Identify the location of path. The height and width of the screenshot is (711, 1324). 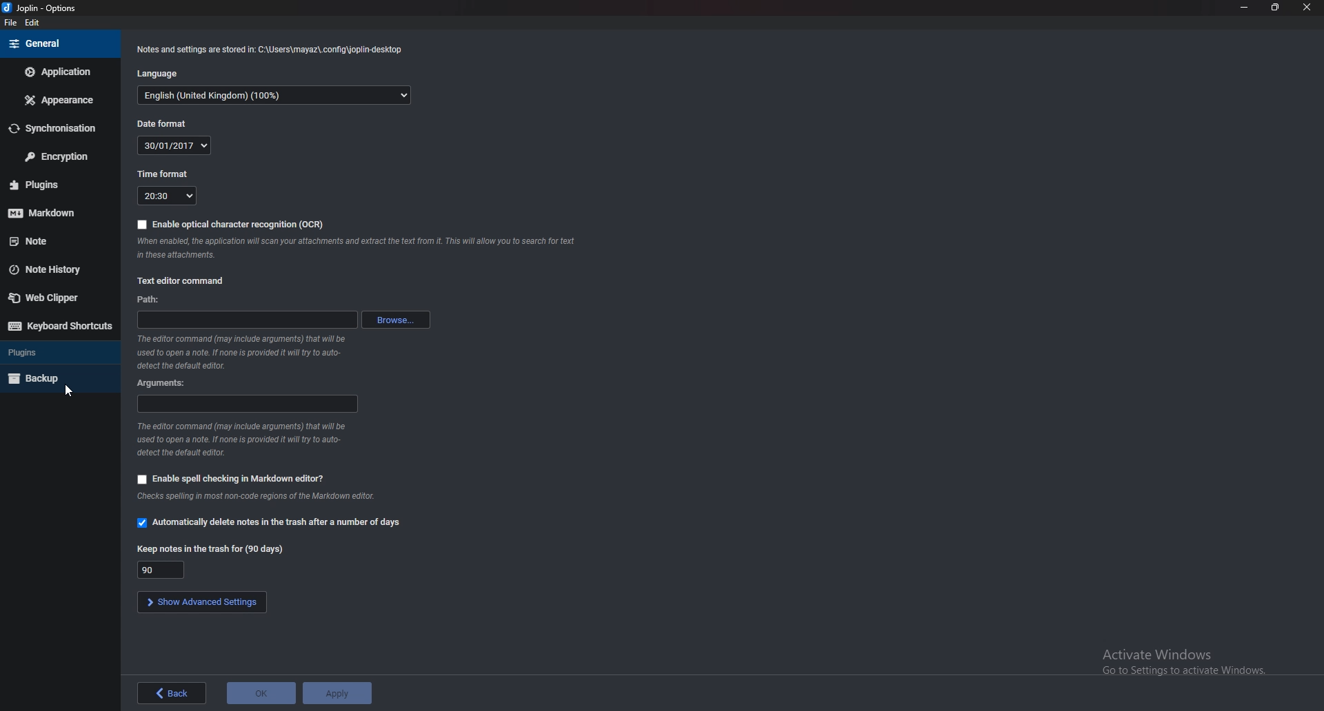
(153, 300).